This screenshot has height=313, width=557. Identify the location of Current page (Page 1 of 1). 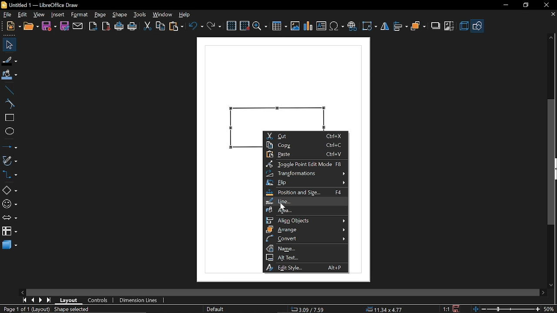
(15, 309).